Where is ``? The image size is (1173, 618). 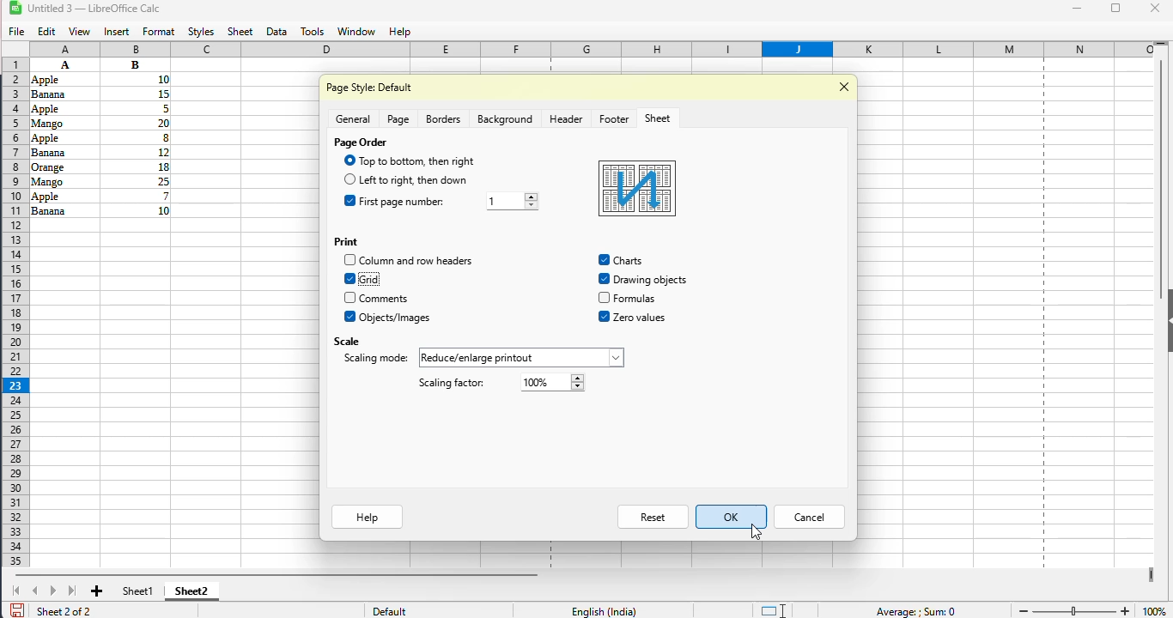
 is located at coordinates (514, 201).